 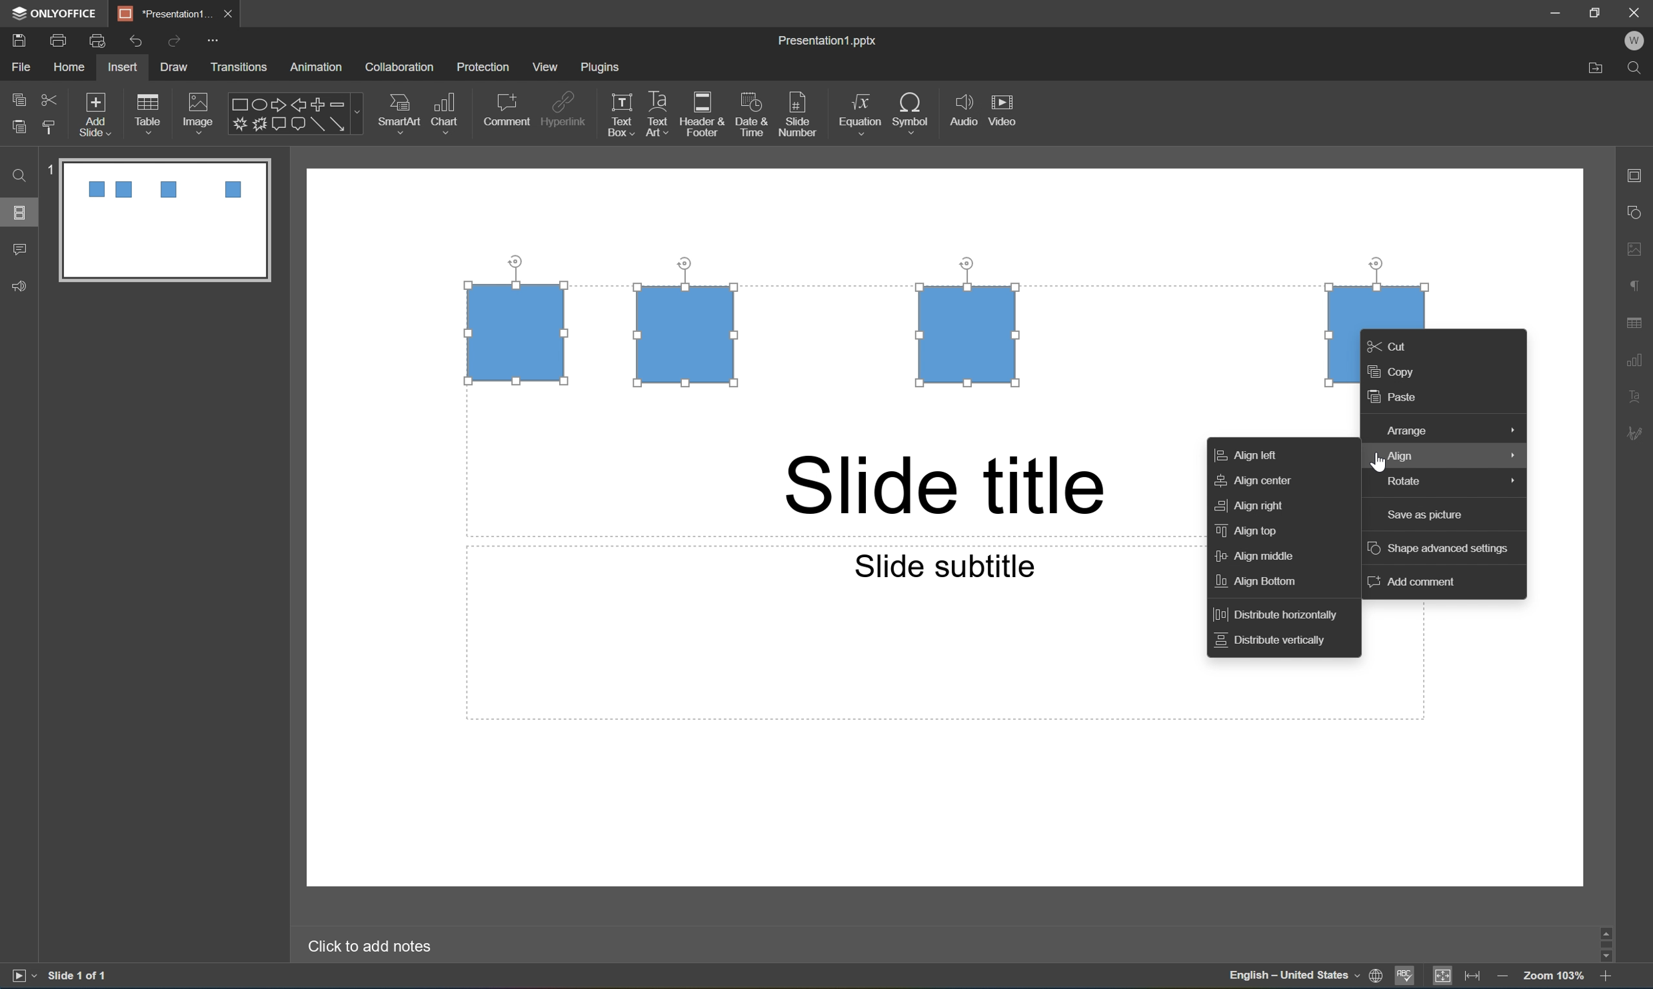 I want to click on spell checking, so click(x=1406, y=977).